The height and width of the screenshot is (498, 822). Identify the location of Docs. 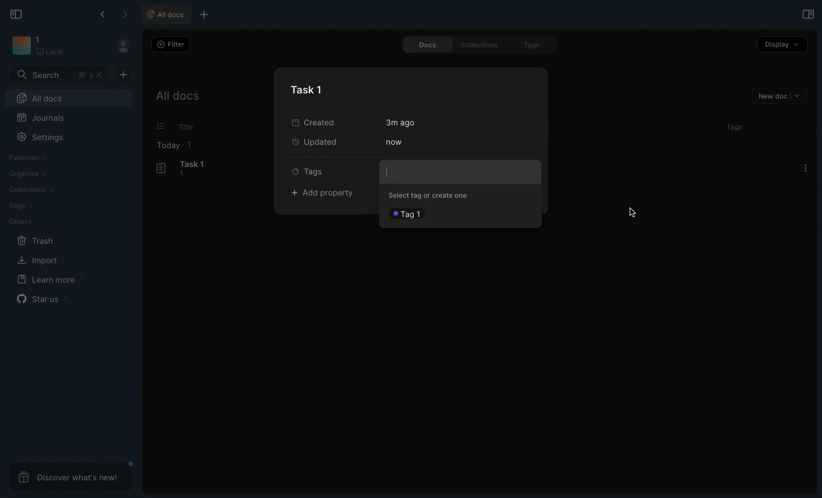
(427, 44).